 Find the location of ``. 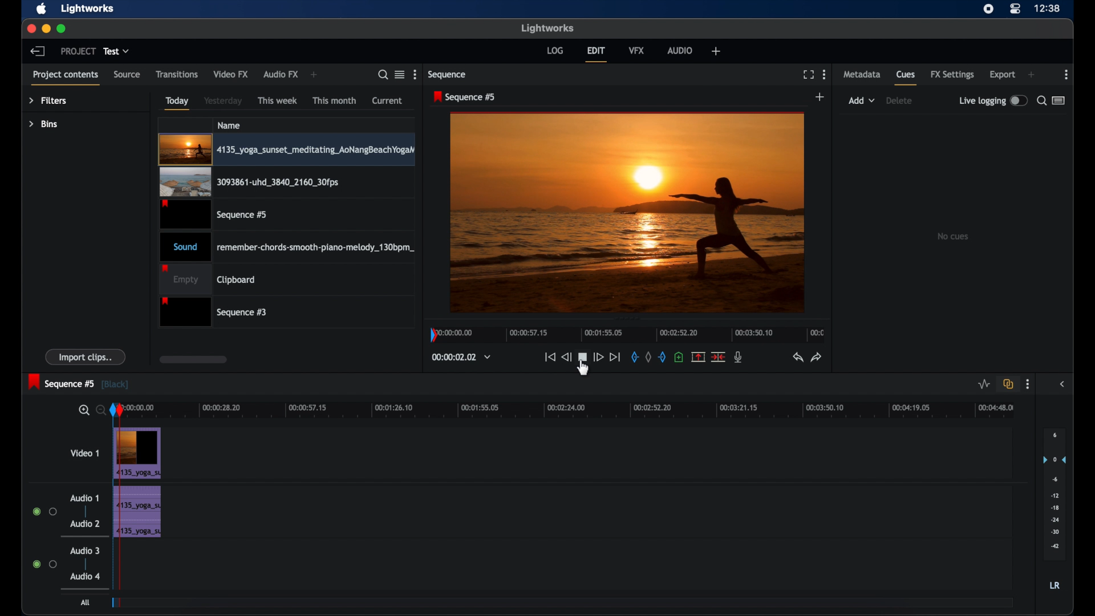

 is located at coordinates (698, 356).